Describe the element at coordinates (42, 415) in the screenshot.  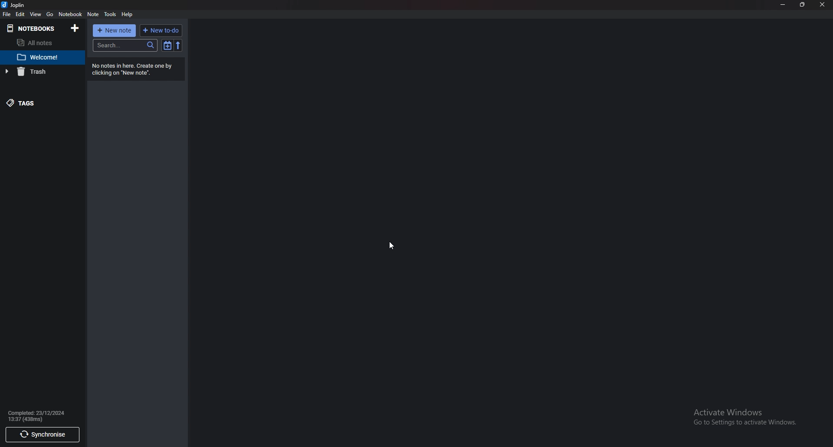
I see `Info` at that location.